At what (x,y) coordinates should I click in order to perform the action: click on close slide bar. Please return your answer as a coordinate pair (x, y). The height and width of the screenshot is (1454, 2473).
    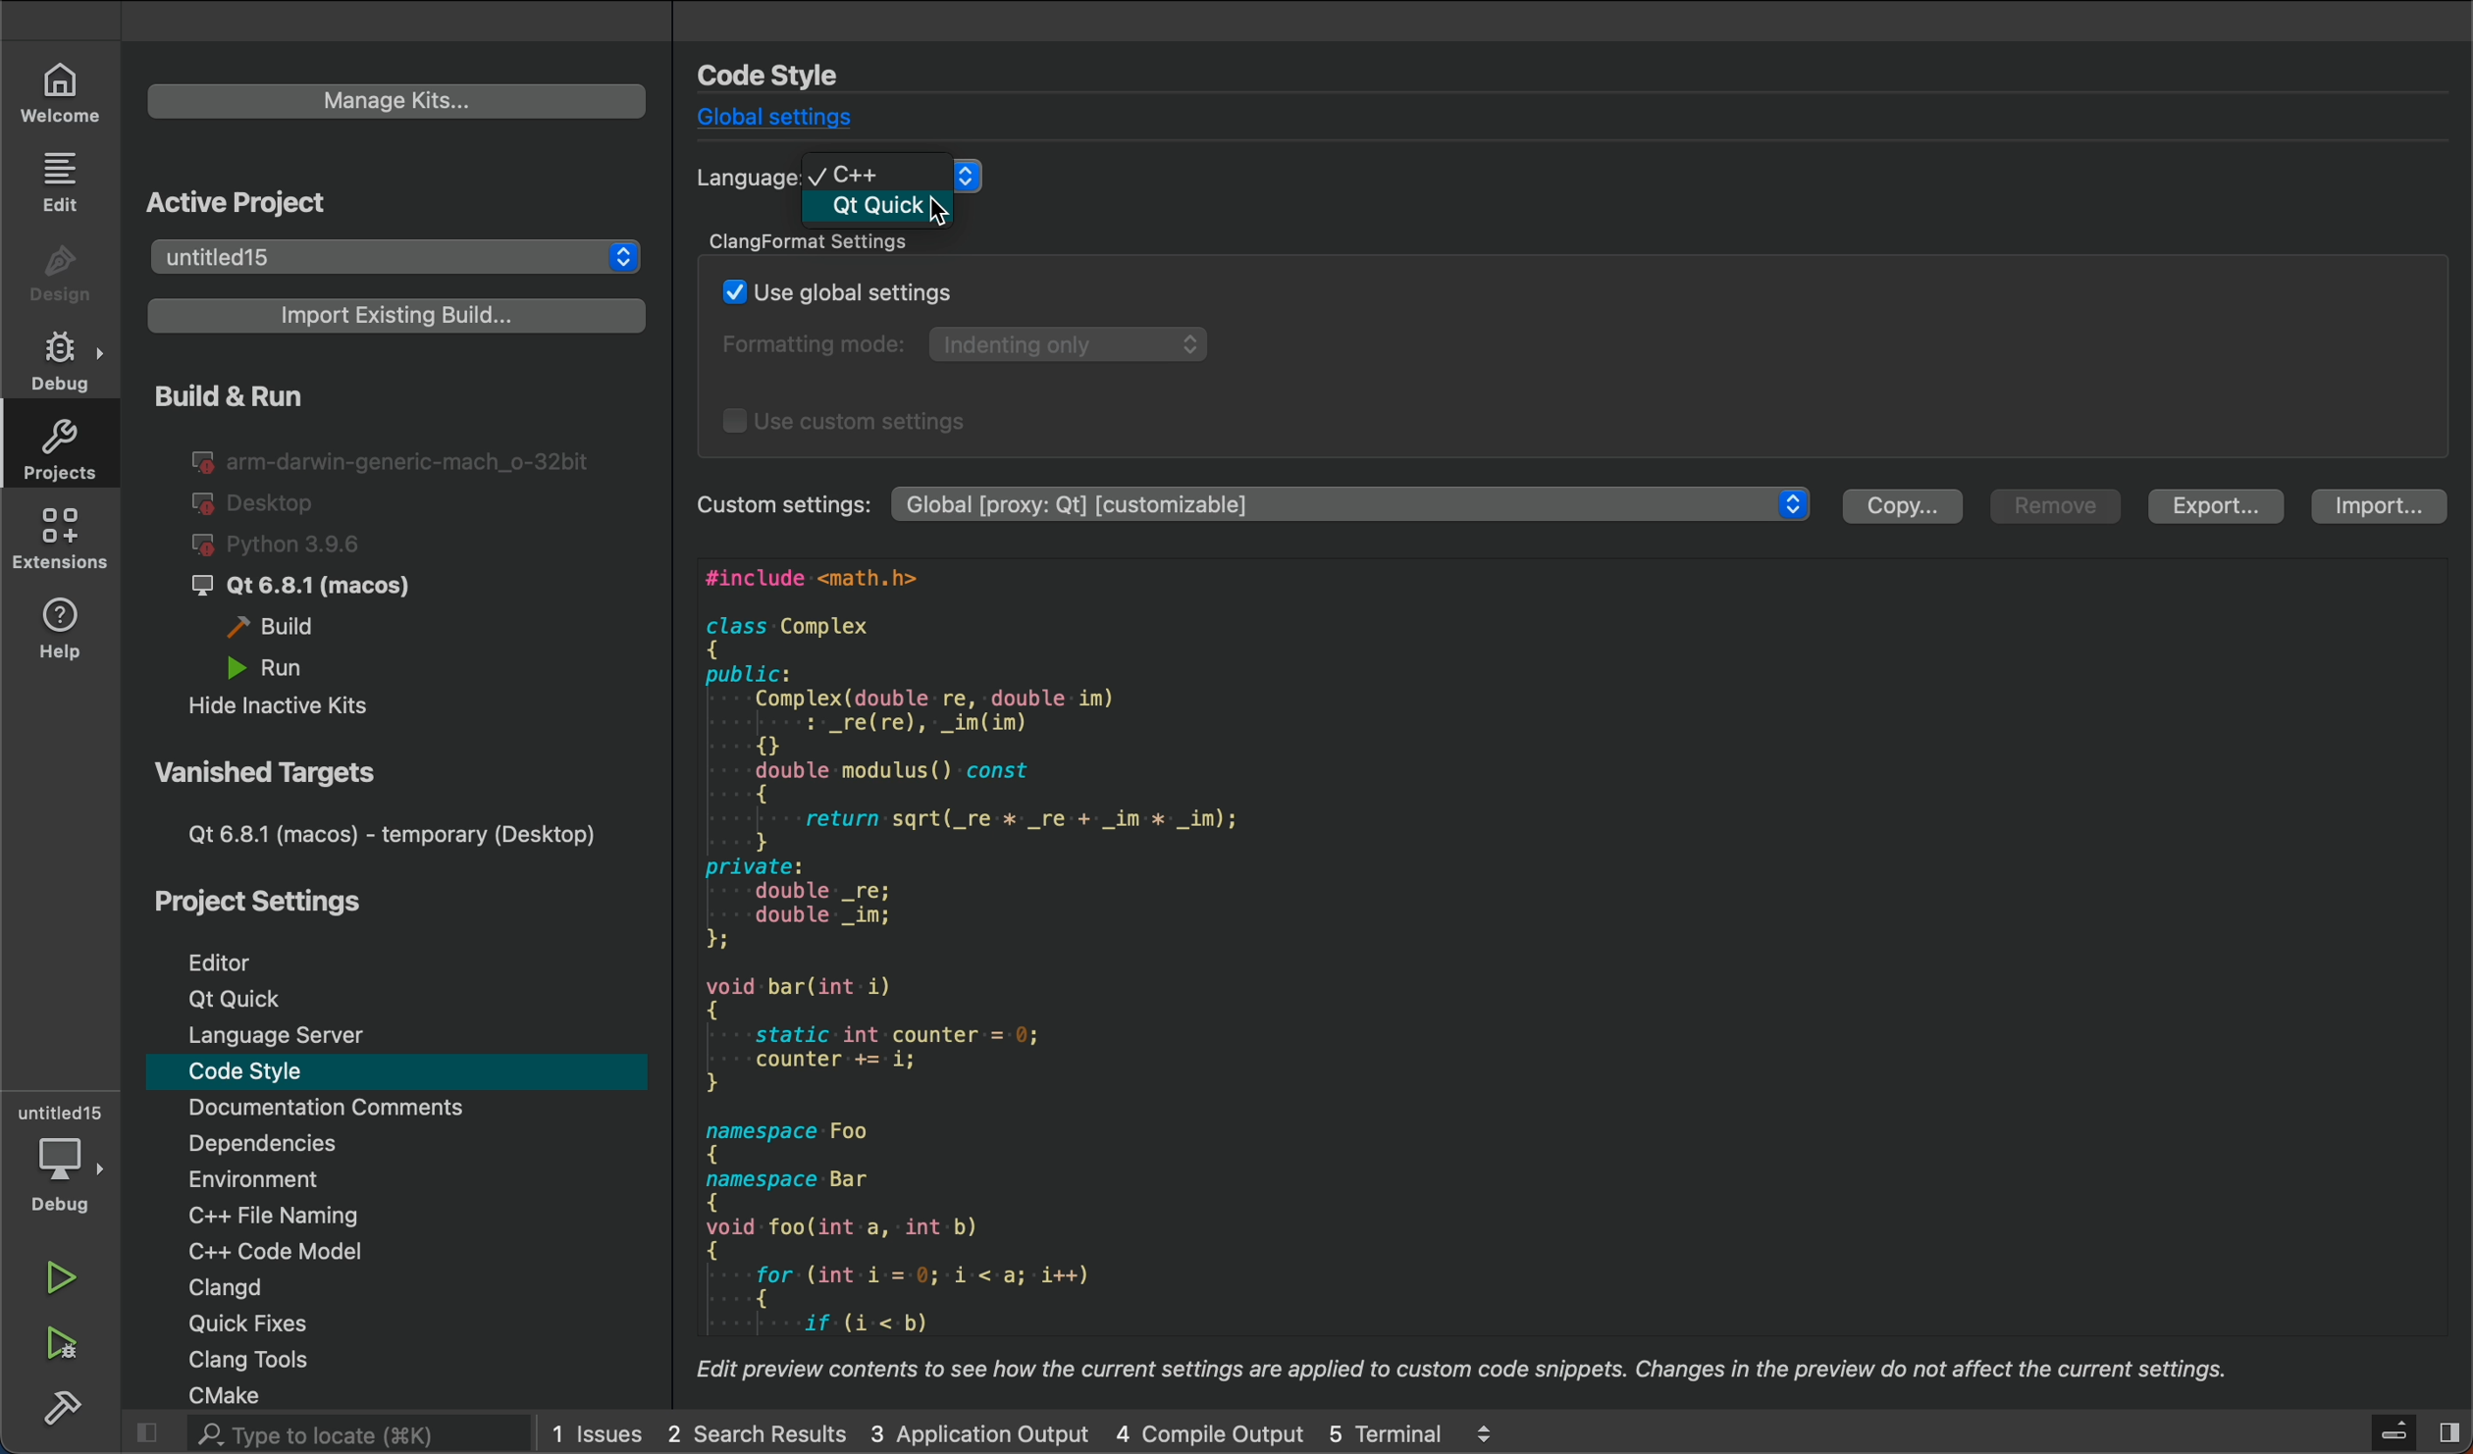
    Looking at the image, I should click on (2386, 1431).